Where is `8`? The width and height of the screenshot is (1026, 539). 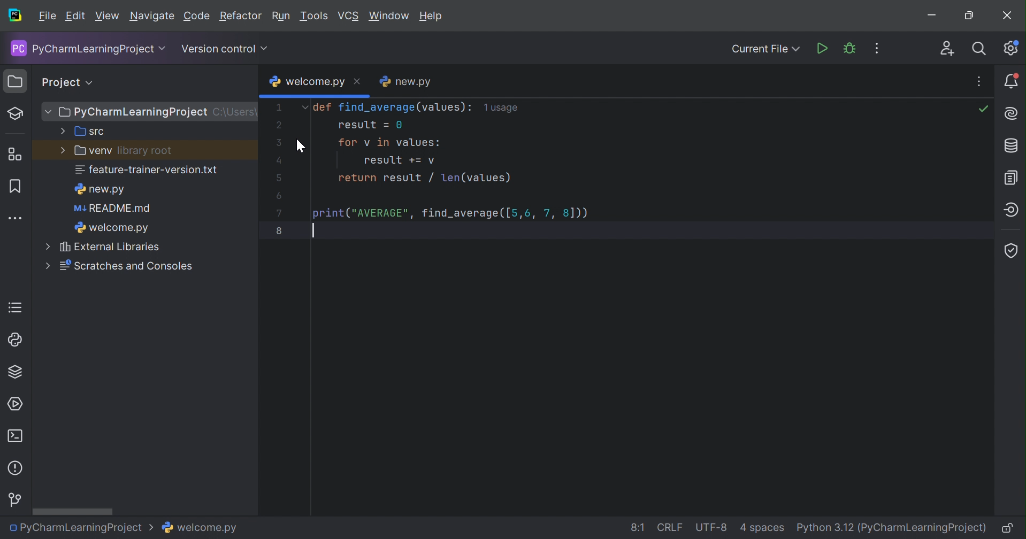 8 is located at coordinates (282, 231).